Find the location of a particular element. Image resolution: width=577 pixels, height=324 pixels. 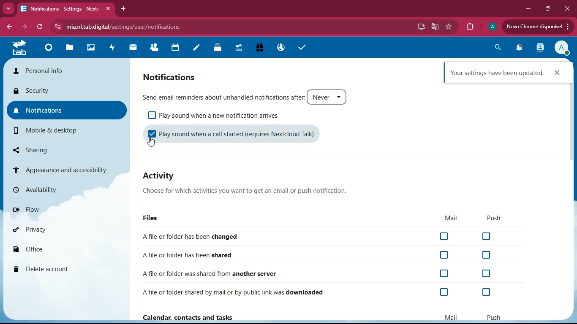

minimize is located at coordinates (528, 8).